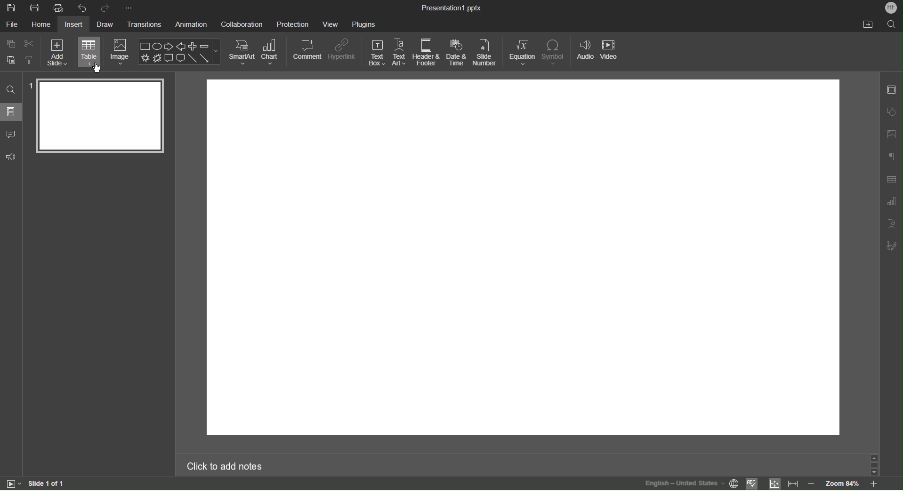 This screenshot has width=903, height=491. What do you see at coordinates (43, 25) in the screenshot?
I see `Home` at bounding box center [43, 25].